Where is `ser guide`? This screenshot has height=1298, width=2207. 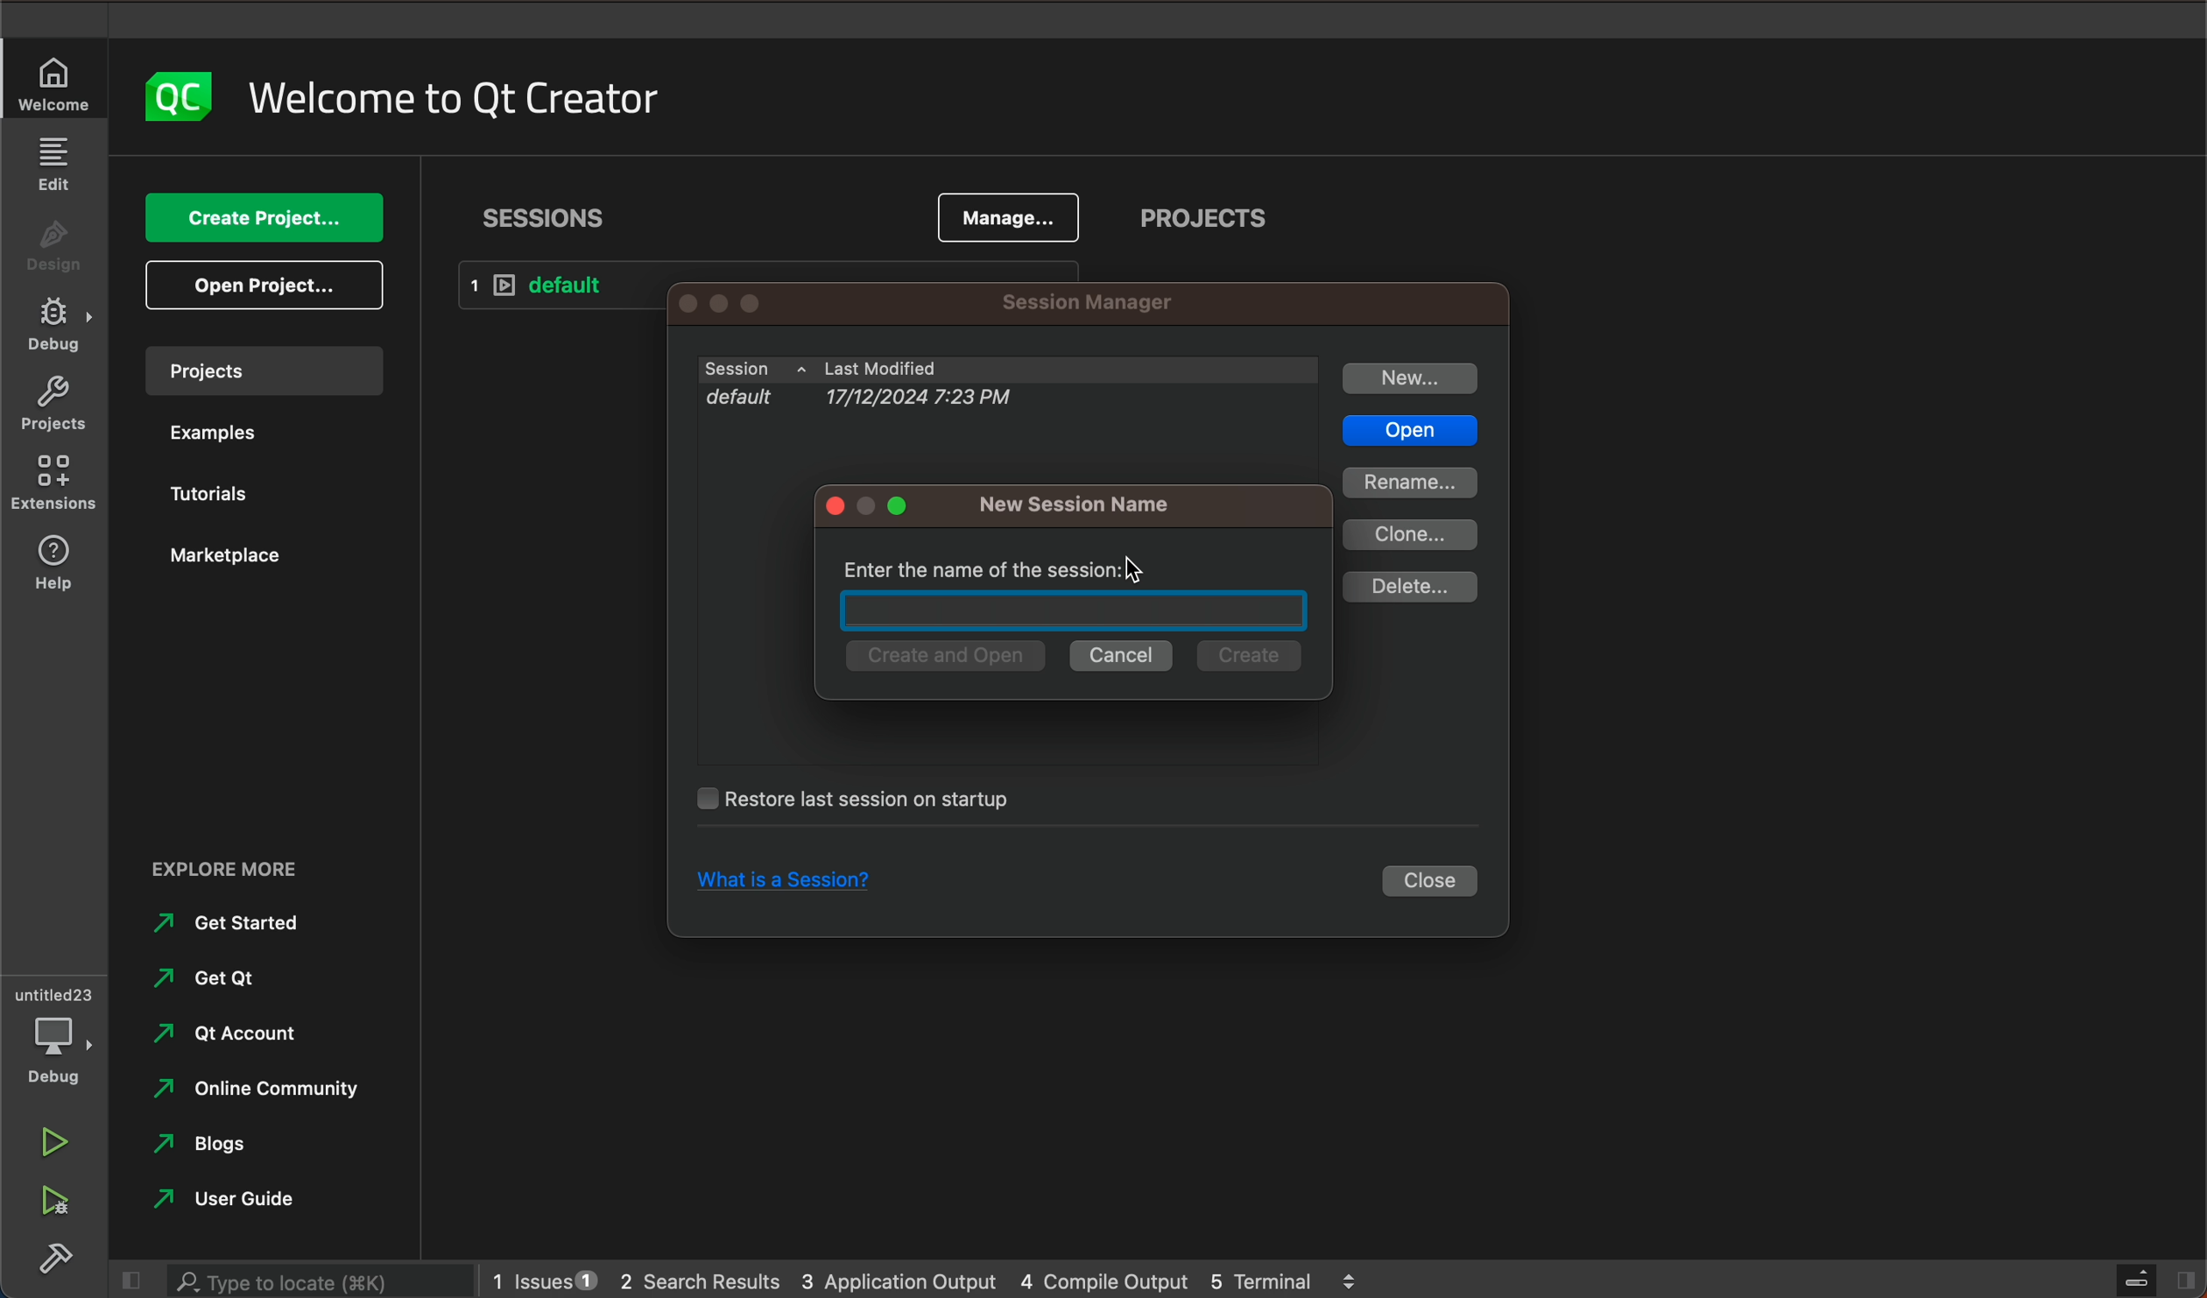 ser guide is located at coordinates (232, 1198).